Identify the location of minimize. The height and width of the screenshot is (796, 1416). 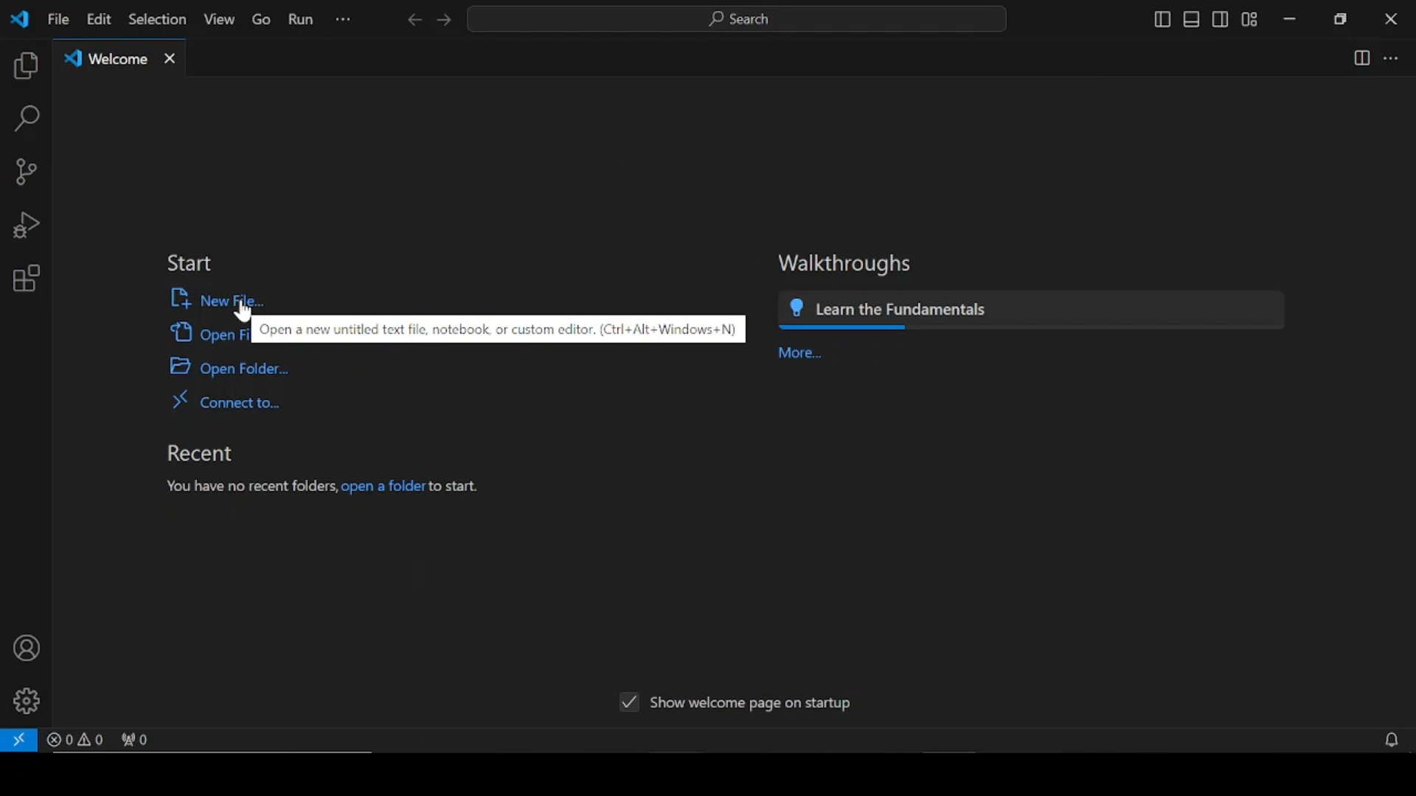
(1288, 20).